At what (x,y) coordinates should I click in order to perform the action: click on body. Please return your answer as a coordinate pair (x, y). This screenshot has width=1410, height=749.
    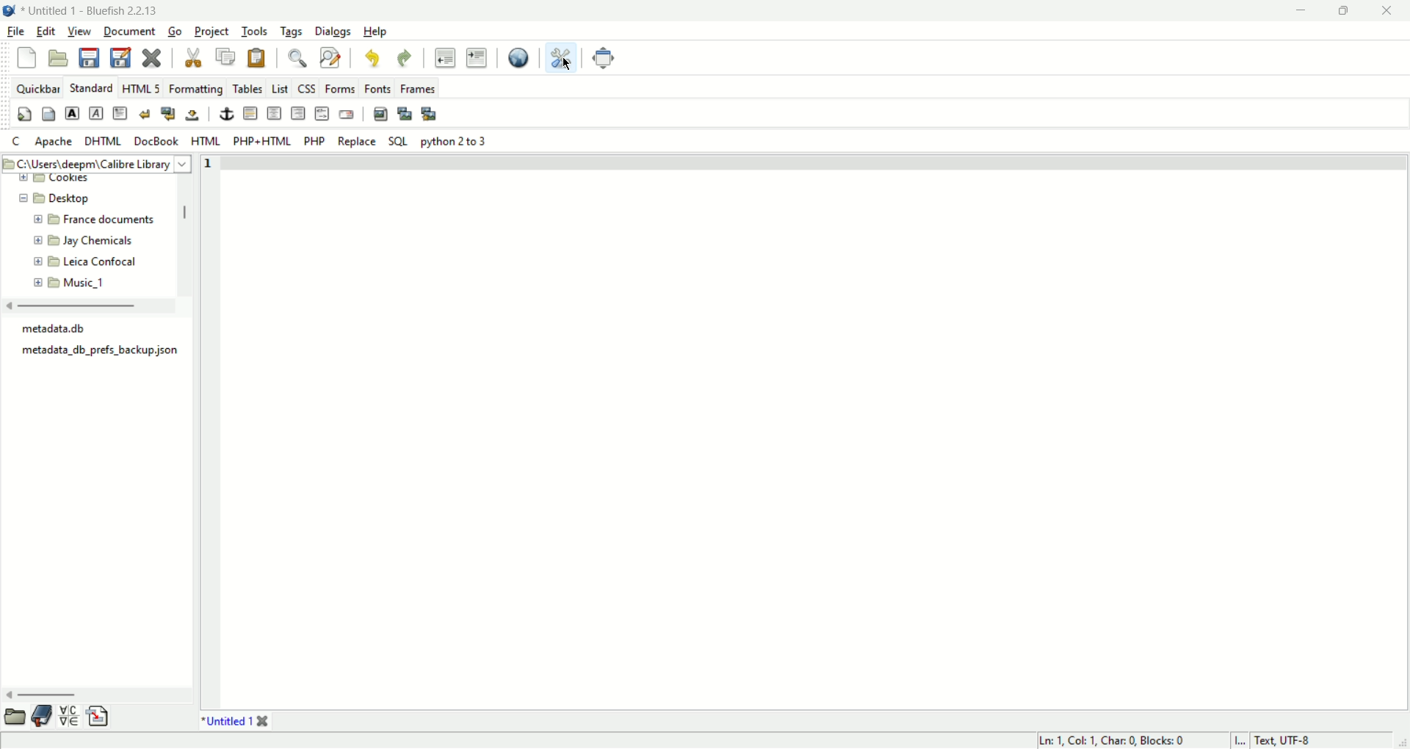
    Looking at the image, I should click on (49, 114).